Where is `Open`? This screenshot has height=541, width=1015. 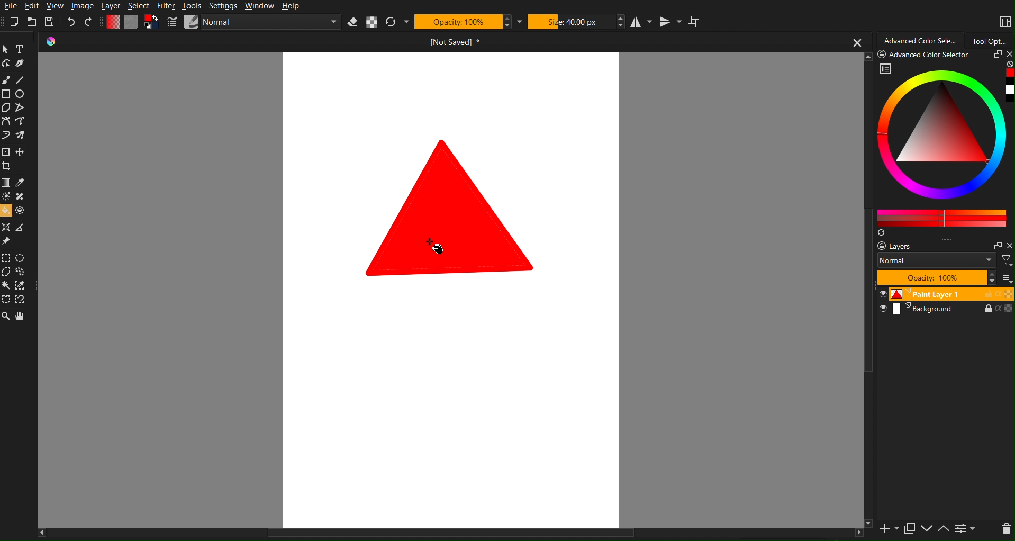 Open is located at coordinates (32, 22).